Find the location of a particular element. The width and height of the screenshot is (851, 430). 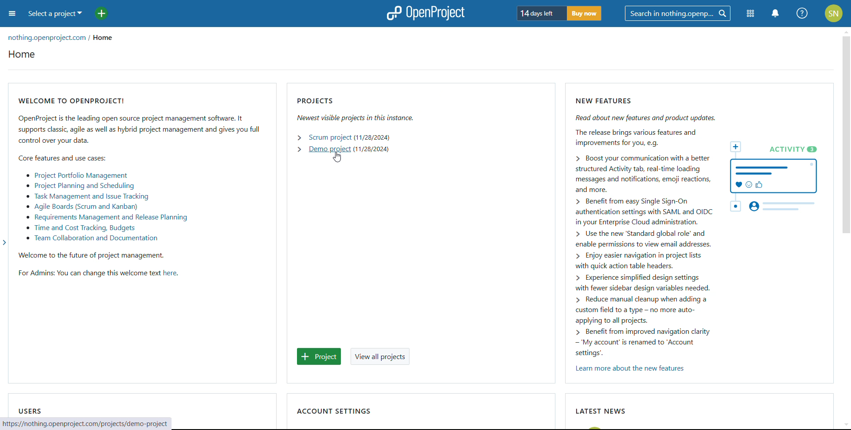

start date of demo project is located at coordinates (371, 149).